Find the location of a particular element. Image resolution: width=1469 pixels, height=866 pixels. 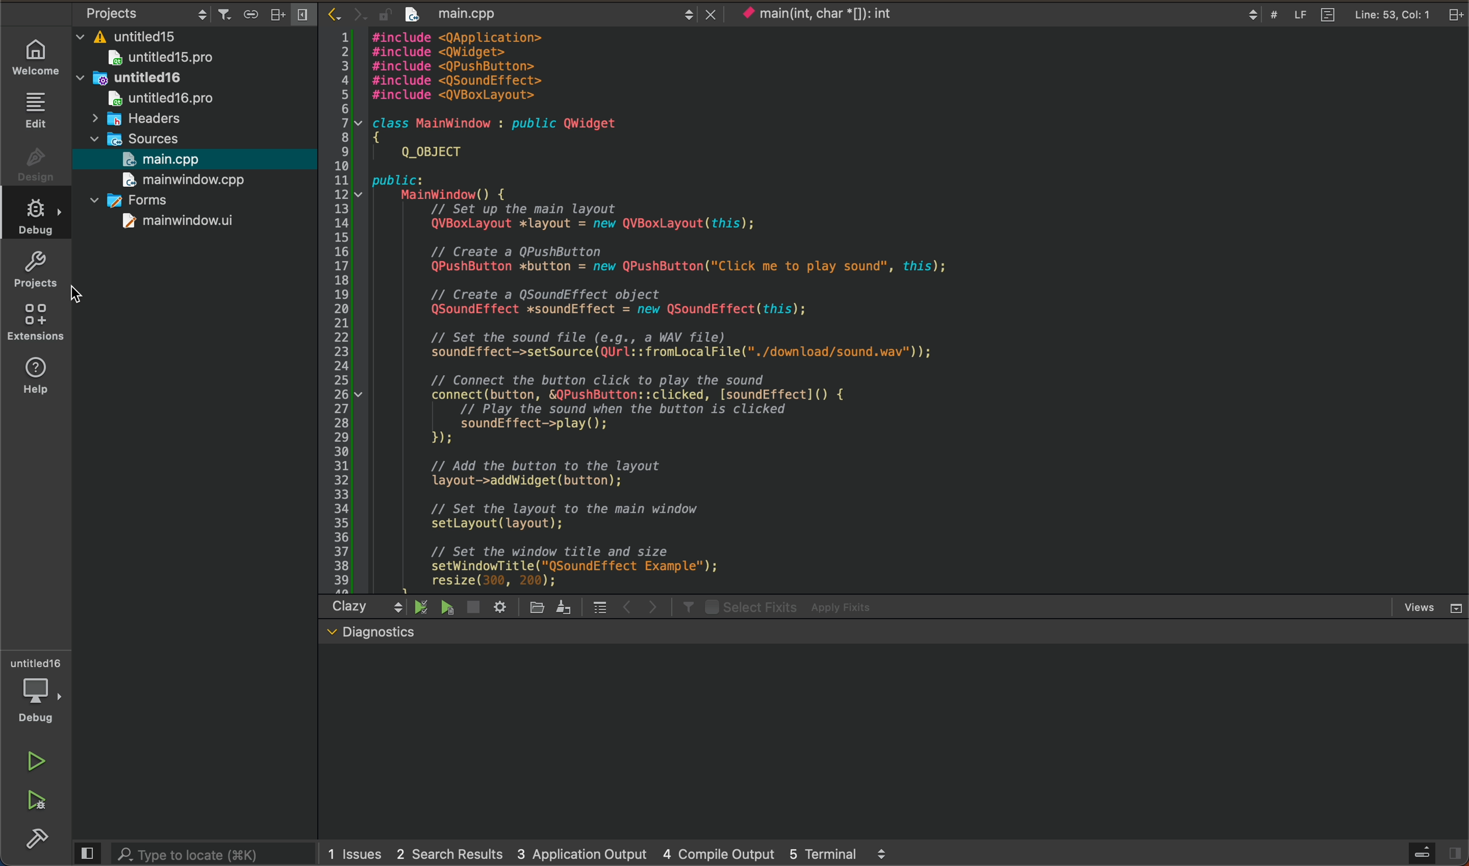

open sidebar is located at coordinates (1432, 850).